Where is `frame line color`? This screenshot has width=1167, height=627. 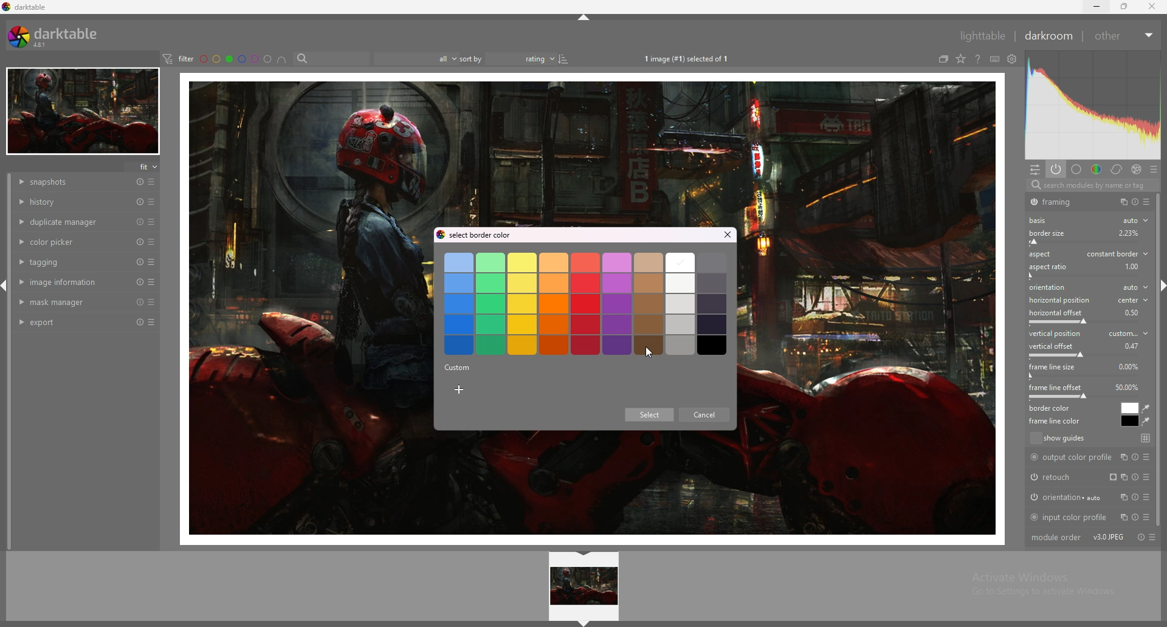 frame line color is located at coordinates (1129, 421).